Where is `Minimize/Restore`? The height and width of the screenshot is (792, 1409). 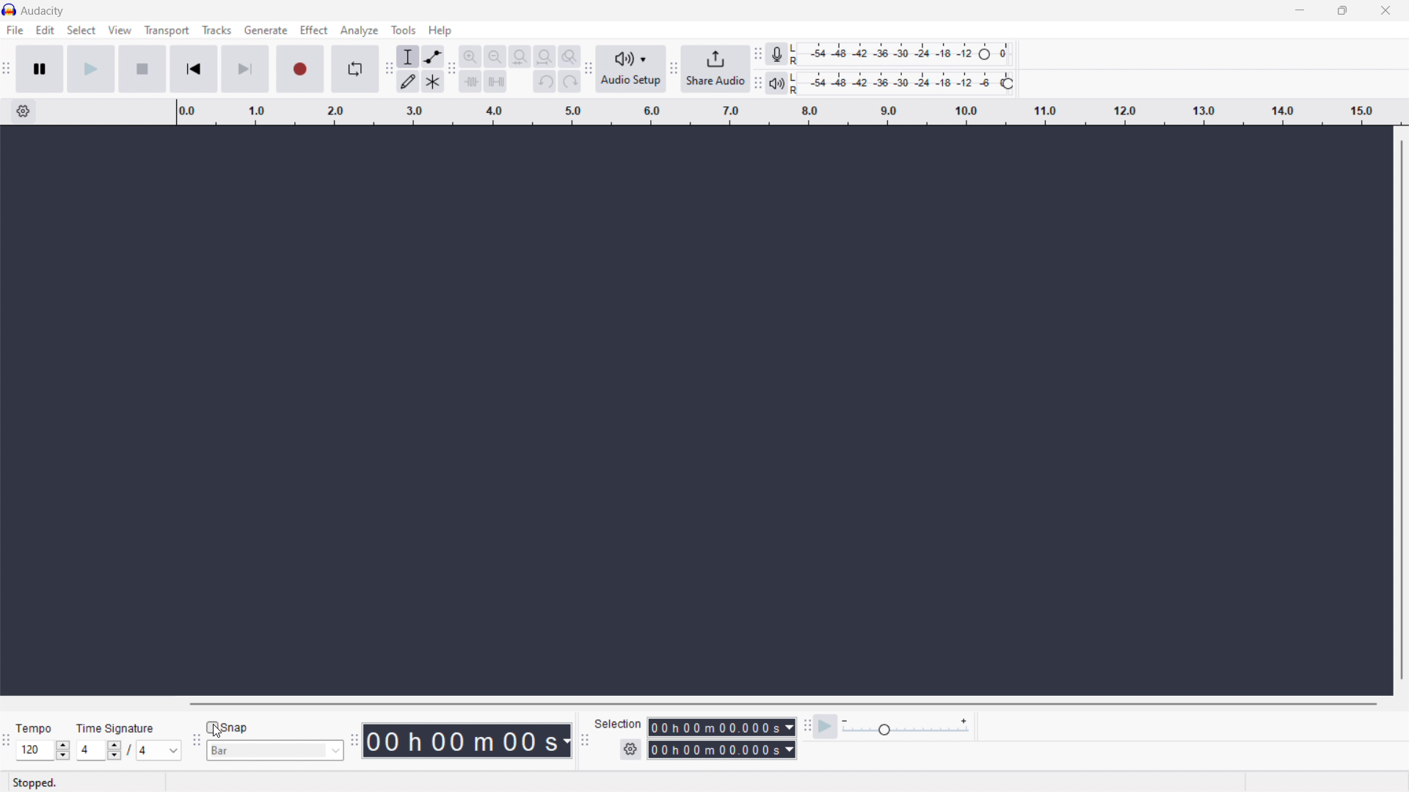
Minimize/Restore is located at coordinates (1342, 10).